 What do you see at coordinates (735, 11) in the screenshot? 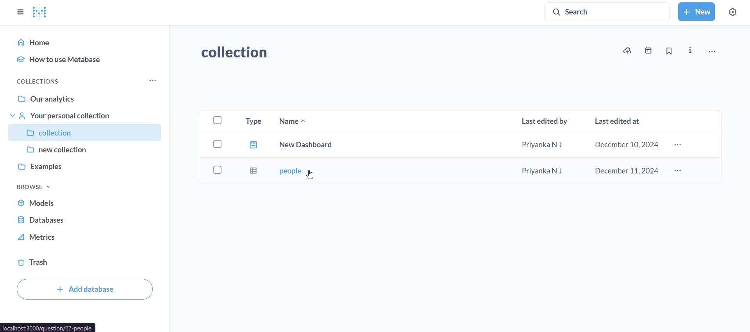
I see `settings` at bounding box center [735, 11].